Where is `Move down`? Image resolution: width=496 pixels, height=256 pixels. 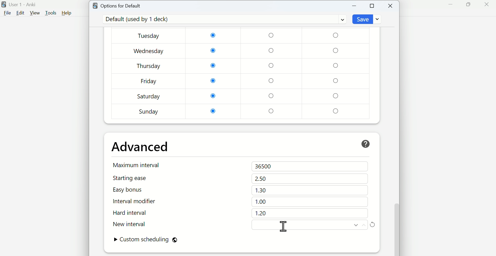 Move down is located at coordinates (356, 225).